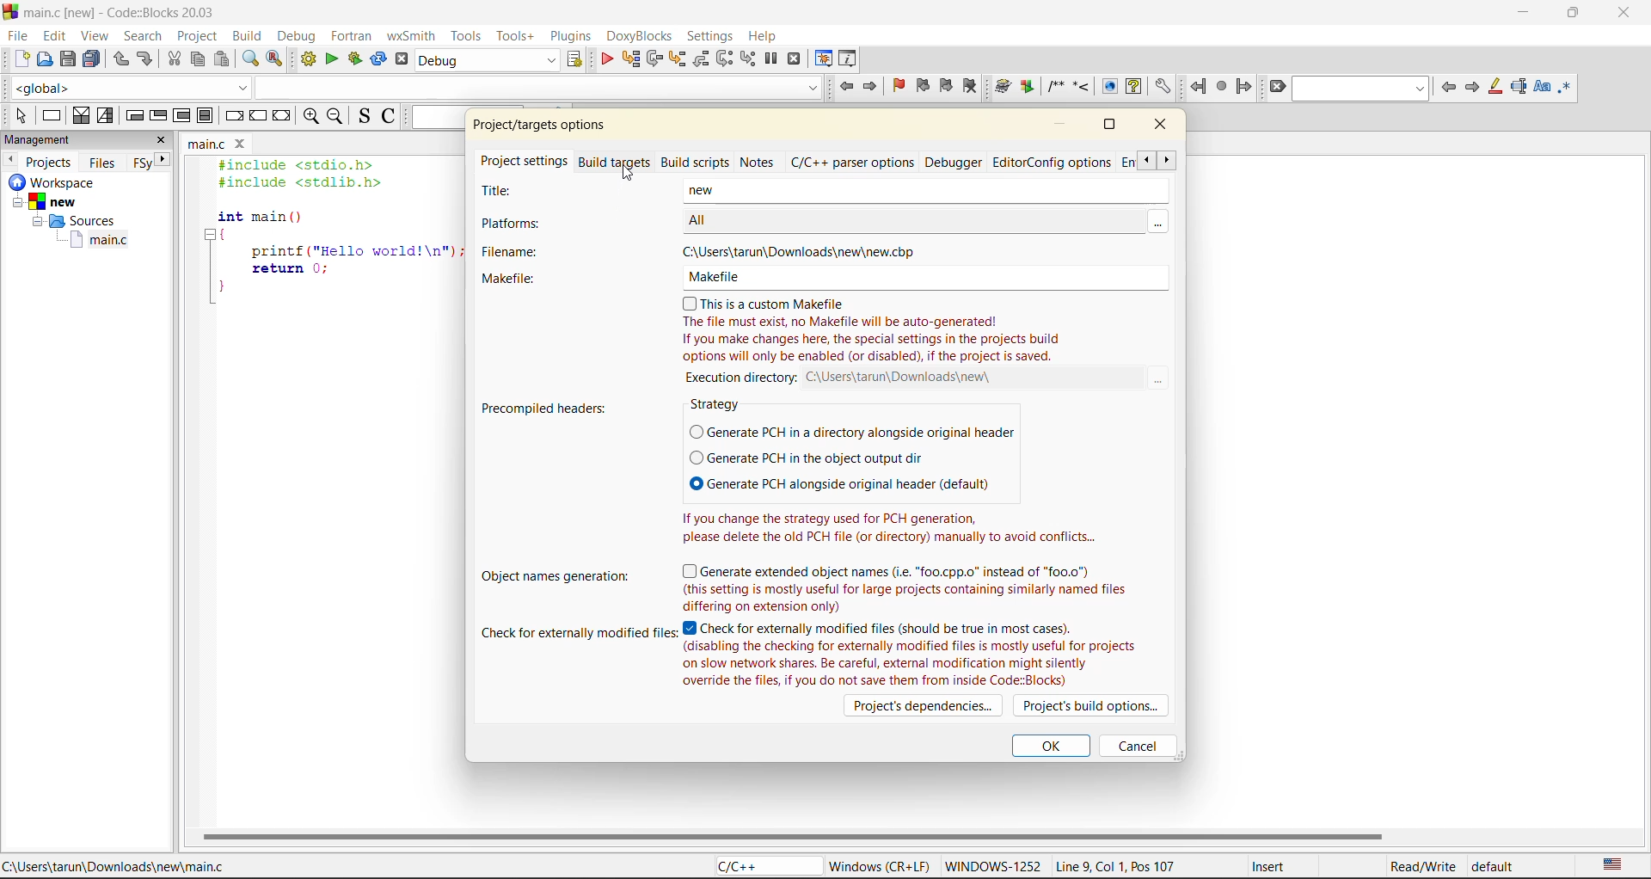 This screenshot has height=879, width=1651. Describe the element at coordinates (131, 86) in the screenshot. I see `<global>` at that location.